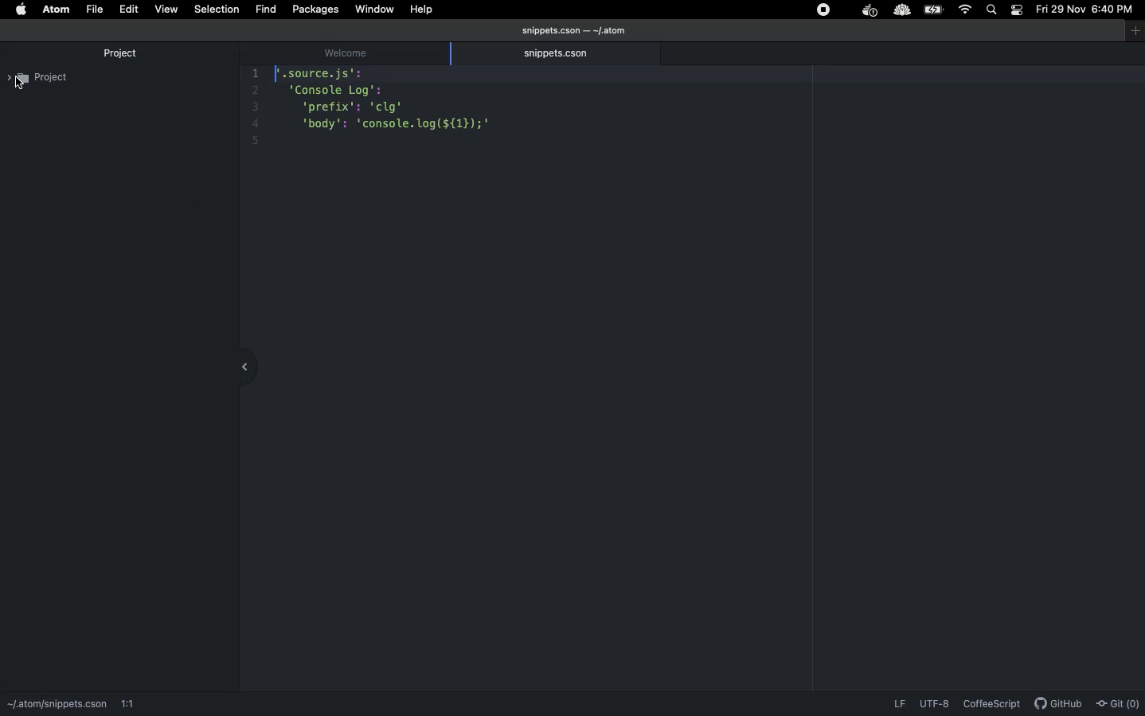 Image resolution: width=1145 pixels, height=716 pixels. I want to click on Selection, so click(219, 10).